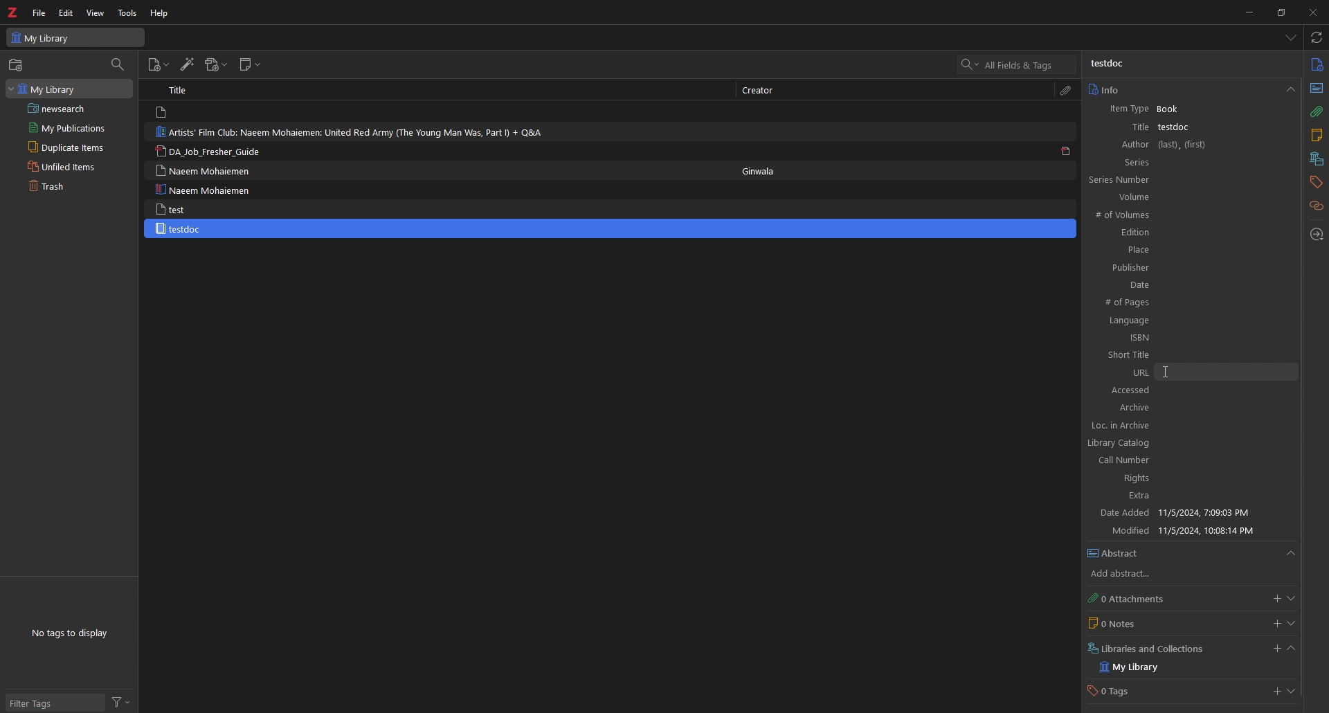 This screenshot has width=1329, height=713. I want to click on resize, so click(1281, 12).